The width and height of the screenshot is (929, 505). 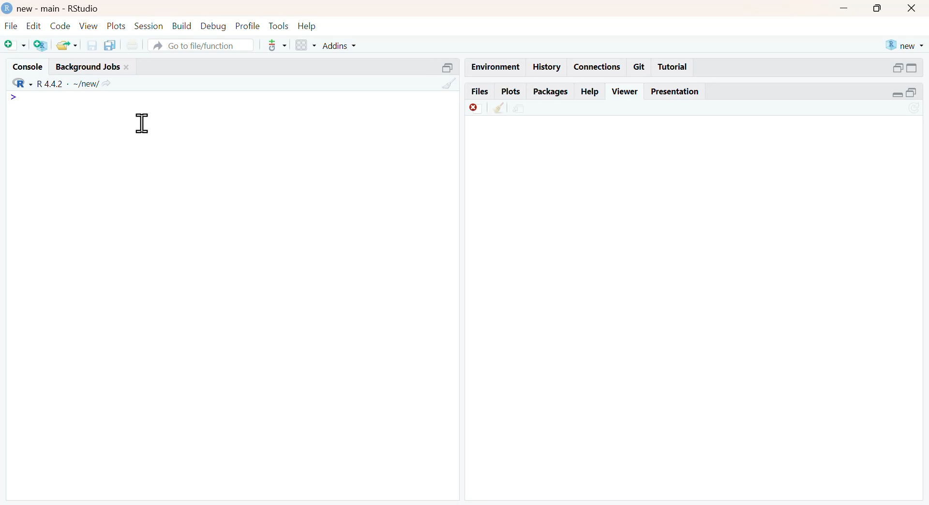 What do you see at coordinates (34, 25) in the screenshot?
I see `Edit ` at bounding box center [34, 25].